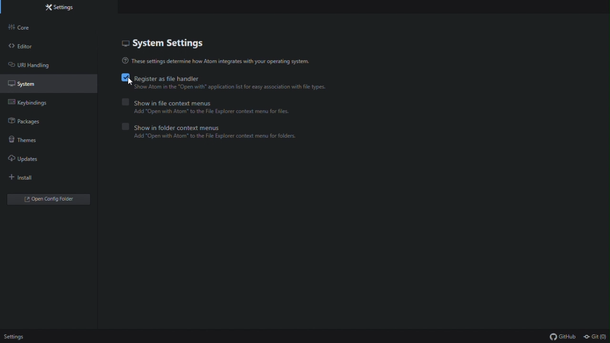 This screenshot has width=610, height=343. What do you see at coordinates (50, 200) in the screenshot?
I see `Open folder` at bounding box center [50, 200].